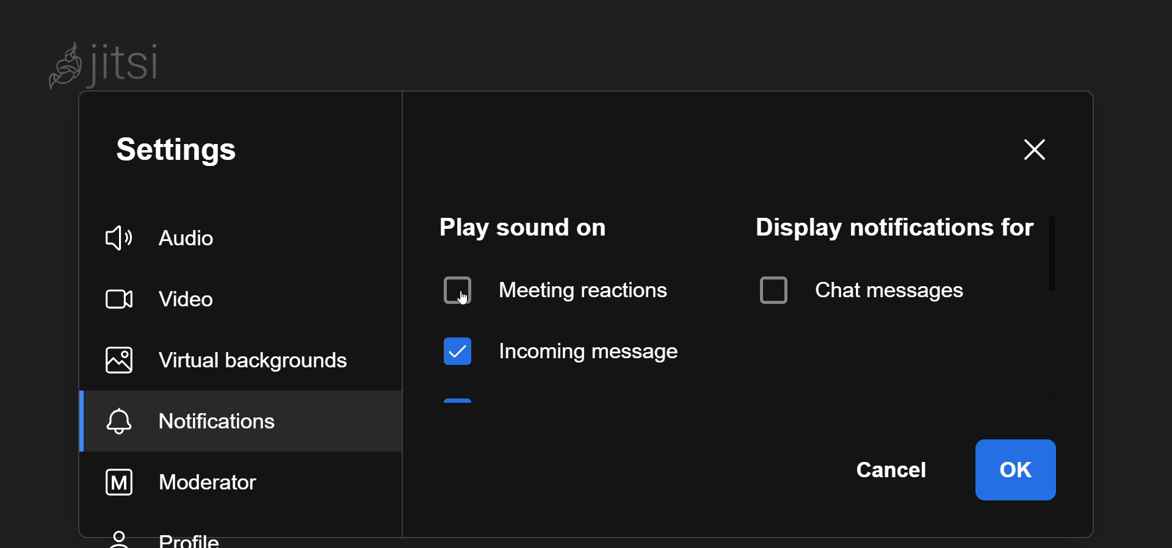  What do you see at coordinates (893, 230) in the screenshot?
I see `display notification for` at bounding box center [893, 230].